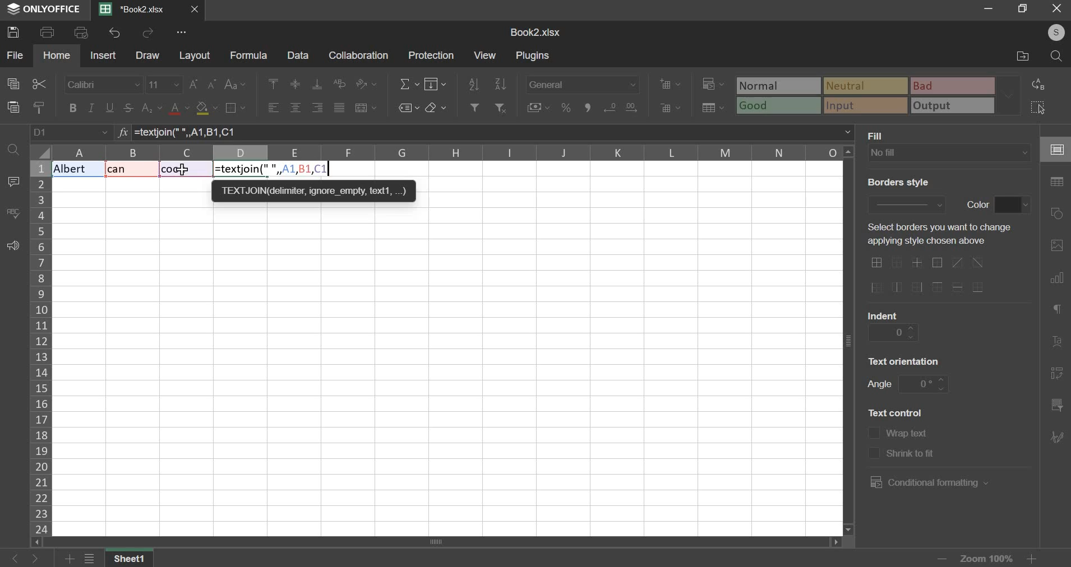 This screenshot has height=567, width=1071. Describe the element at coordinates (148, 56) in the screenshot. I see `draw` at that location.